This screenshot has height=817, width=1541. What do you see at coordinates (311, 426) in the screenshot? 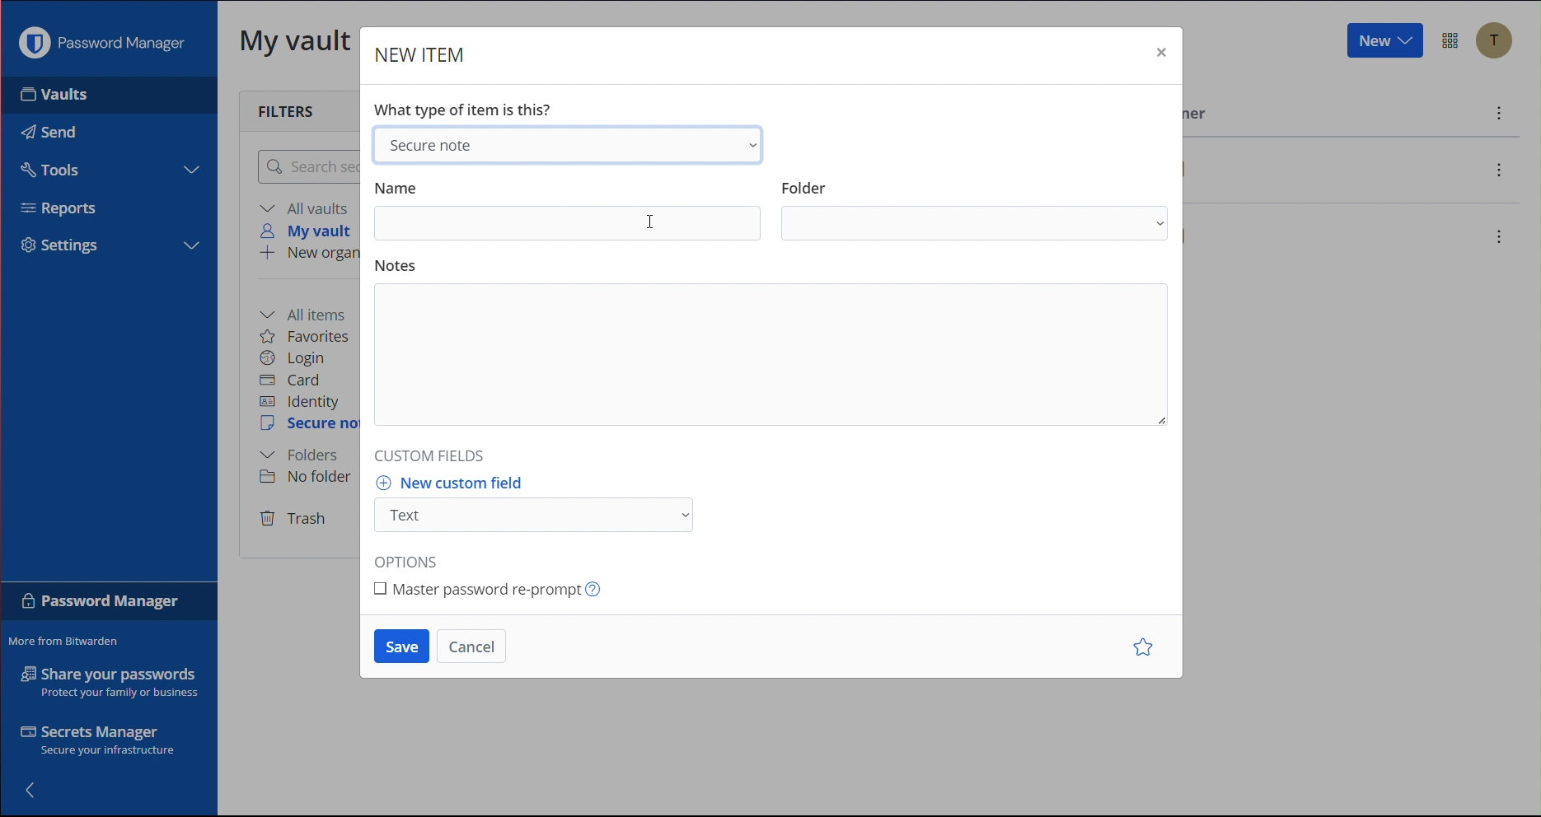
I see `Secure note` at bounding box center [311, 426].